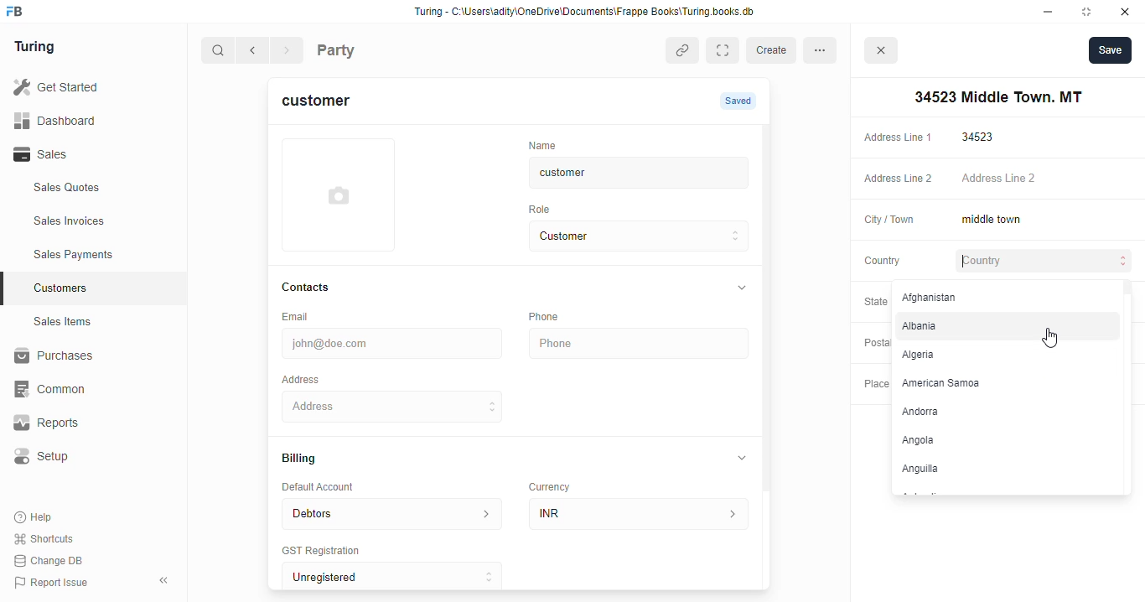 The width and height of the screenshot is (1145, 602). Describe the element at coordinates (642, 513) in the screenshot. I see `INR` at that location.